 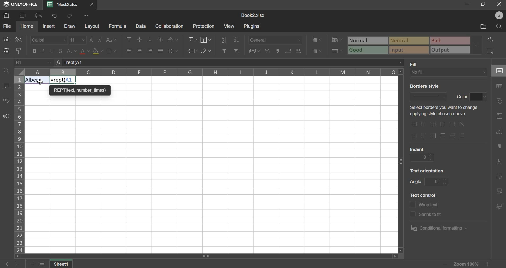 I want to click on close, so click(x=499, y=5).